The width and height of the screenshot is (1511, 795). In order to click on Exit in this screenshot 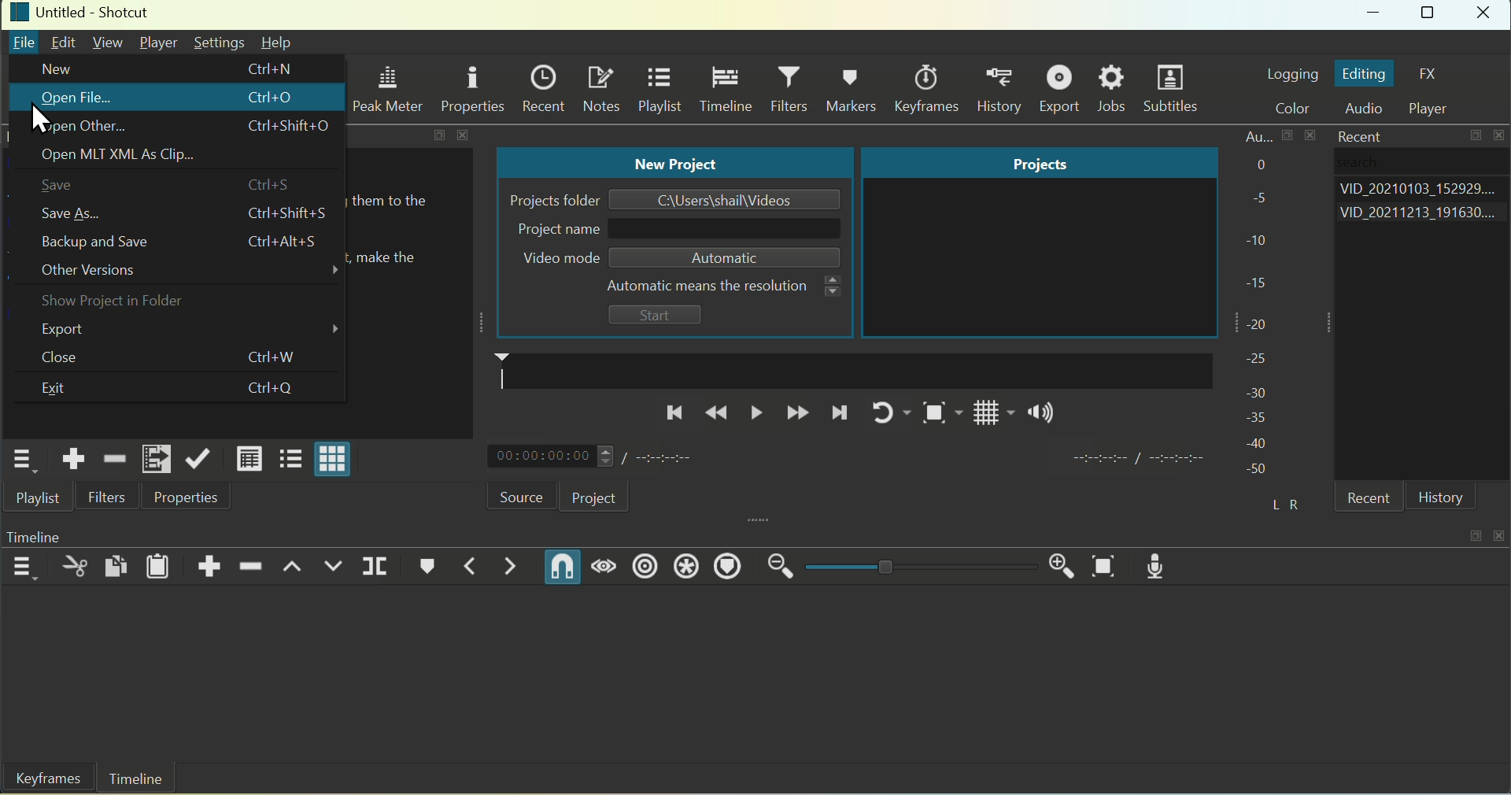, I will do `click(66, 390)`.